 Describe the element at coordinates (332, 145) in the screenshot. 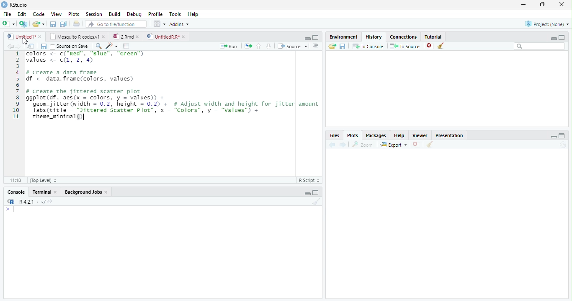

I see `Previous plot` at that location.